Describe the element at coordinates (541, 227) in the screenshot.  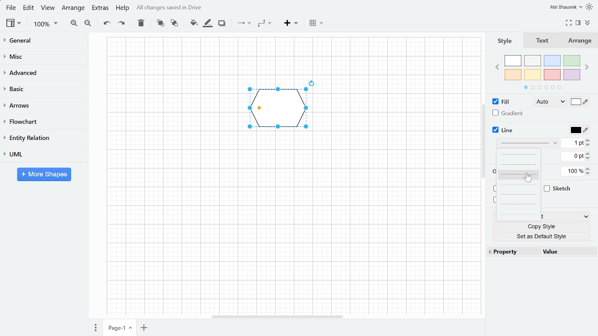
I see `Copy style` at that location.